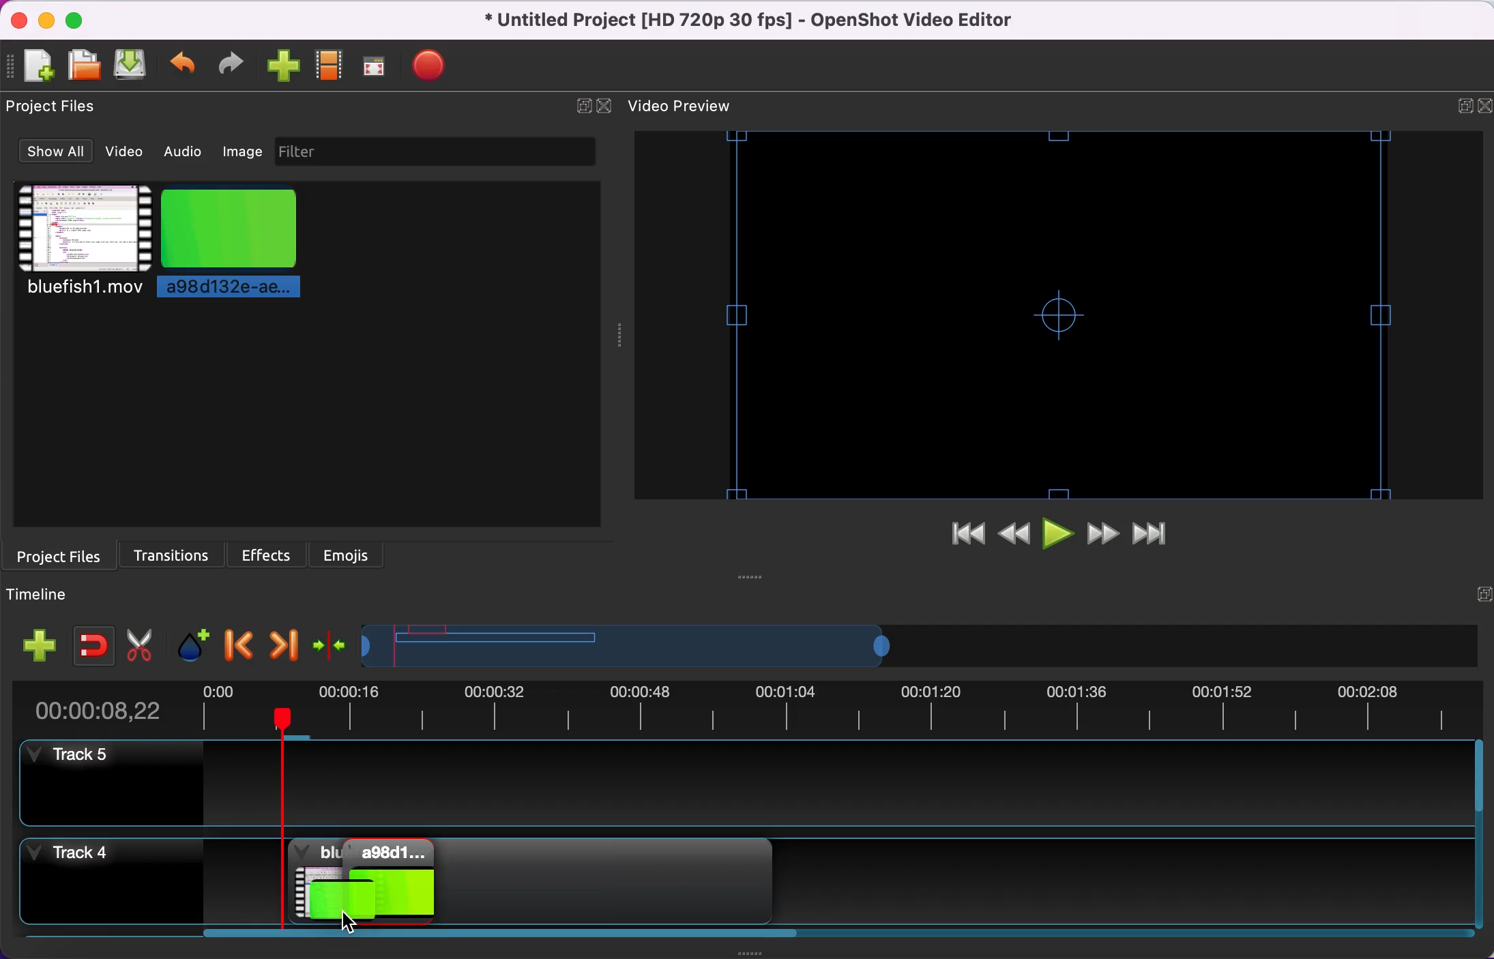 The height and width of the screenshot is (959, 1494). I want to click on add file, so click(32, 65).